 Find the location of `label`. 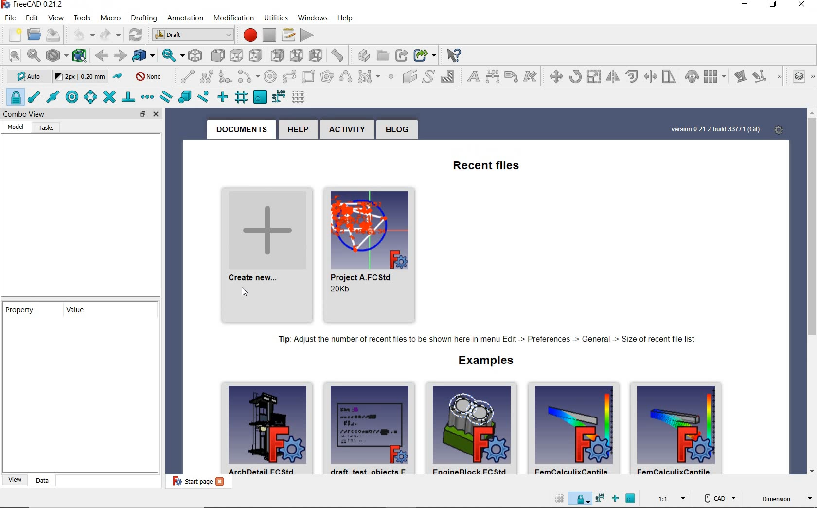

label is located at coordinates (510, 76).